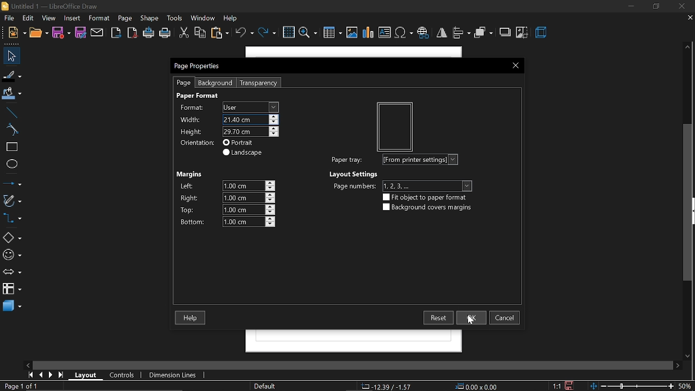 Image resolution: width=695 pixels, height=391 pixels. What do you see at coordinates (505, 33) in the screenshot?
I see `shadow` at bounding box center [505, 33].